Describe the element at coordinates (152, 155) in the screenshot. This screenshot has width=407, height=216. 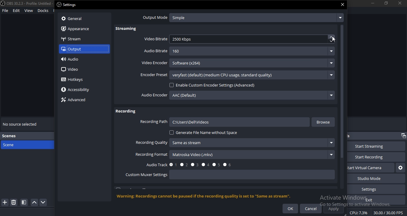
I see `recording format` at that location.